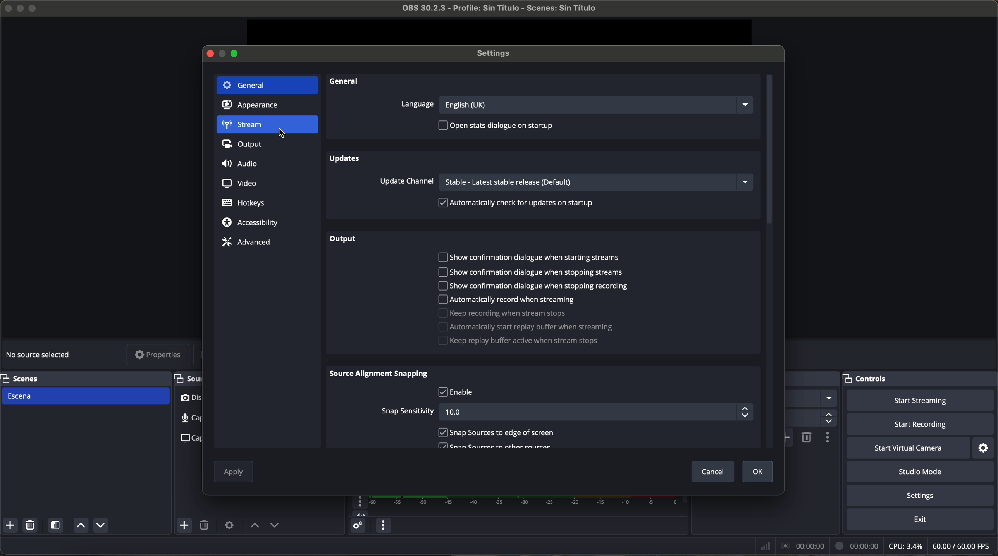  What do you see at coordinates (267, 126) in the screenshot?
I see `click on stream` at bounding box center [267, 126].